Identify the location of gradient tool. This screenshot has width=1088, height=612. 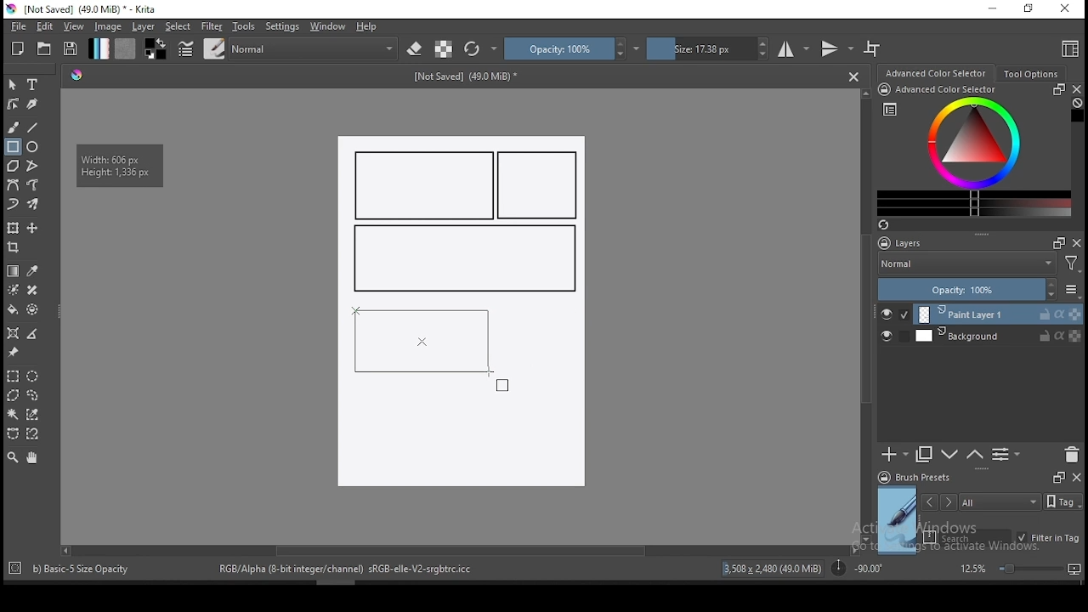
(14, 271).